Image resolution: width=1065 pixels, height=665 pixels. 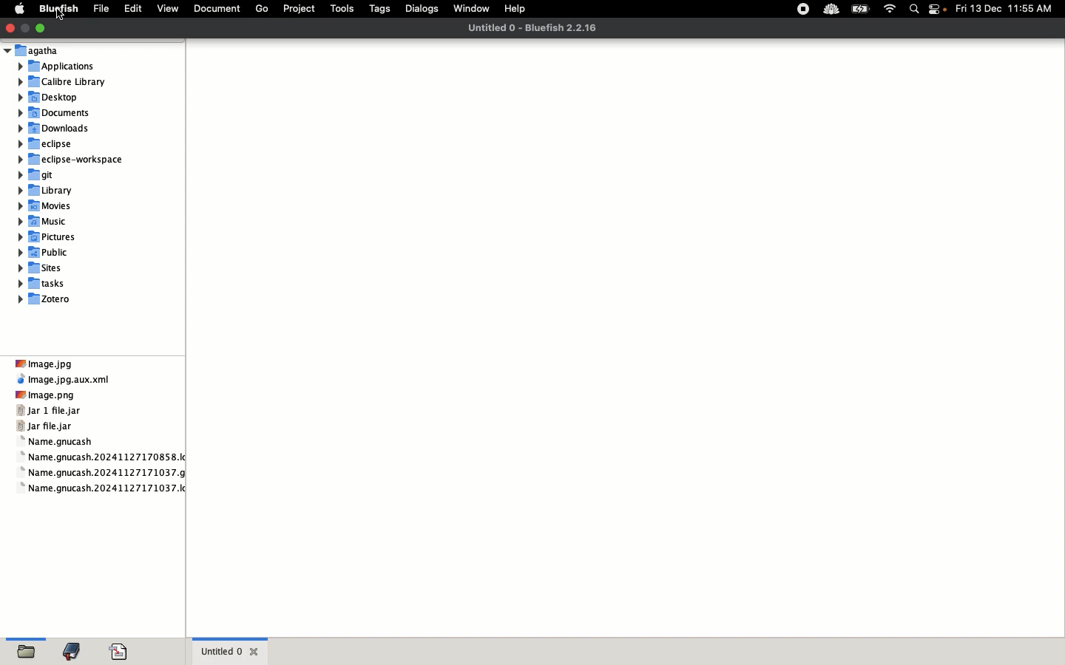 What do you see at coordinates (45, 222) in the screenshot?
I see `music` at bounding box center [45, 222].